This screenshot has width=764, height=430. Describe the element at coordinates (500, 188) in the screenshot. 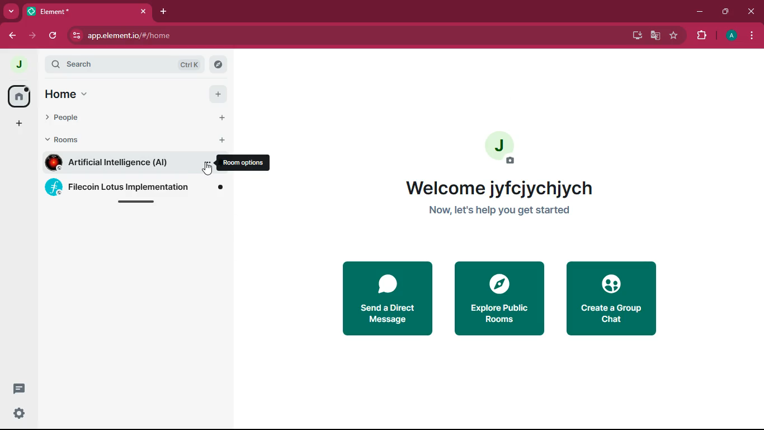

I see `welcome` at that location.